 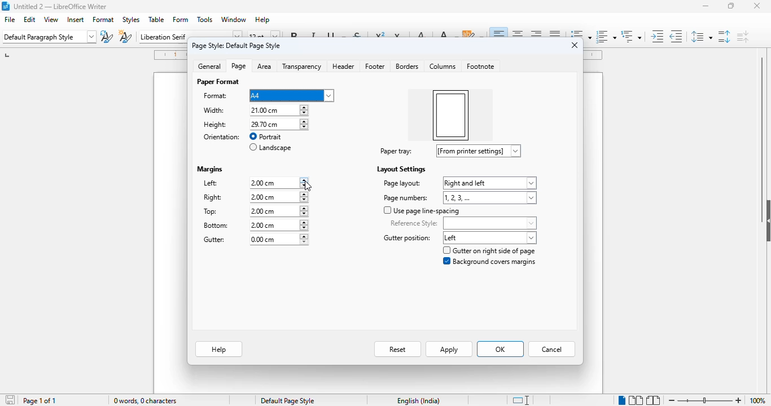 What do you see at coordinates (407, 66) in the screenshot?
I see `borders` at bounding box center [407, 66].